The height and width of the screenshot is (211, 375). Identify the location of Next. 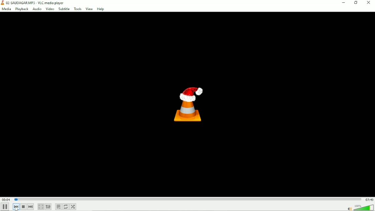
(31, 207).